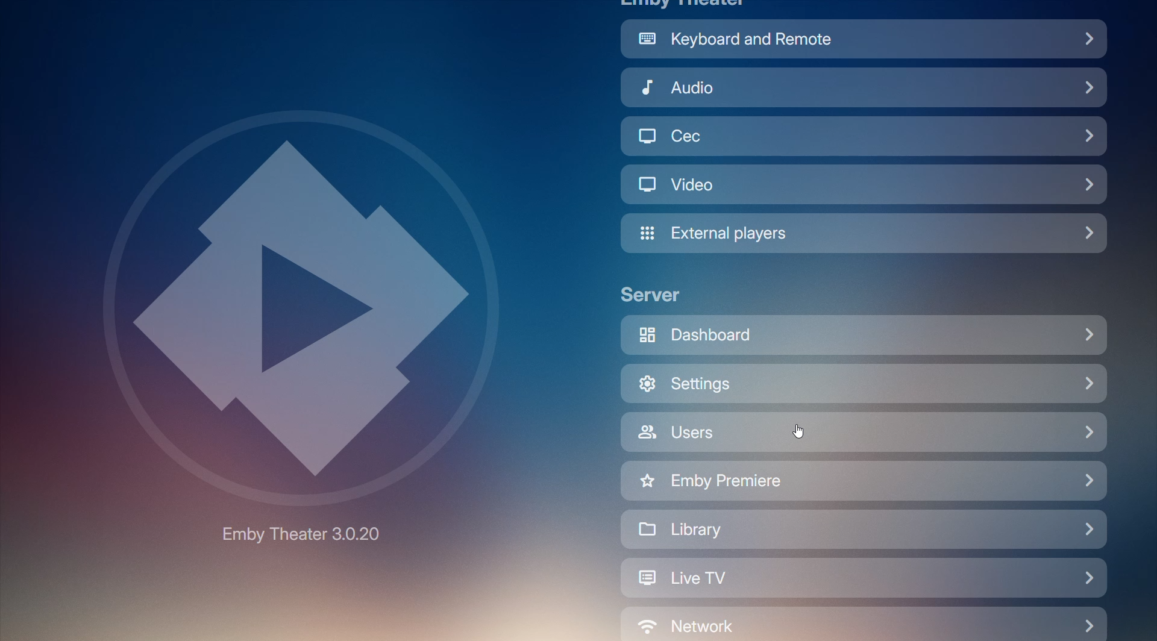 The image size is (1157, 641). What do you see at coordinates (310, 537) in the screenshot?
I see `Emby Theater` at bounding box center [310, 537].